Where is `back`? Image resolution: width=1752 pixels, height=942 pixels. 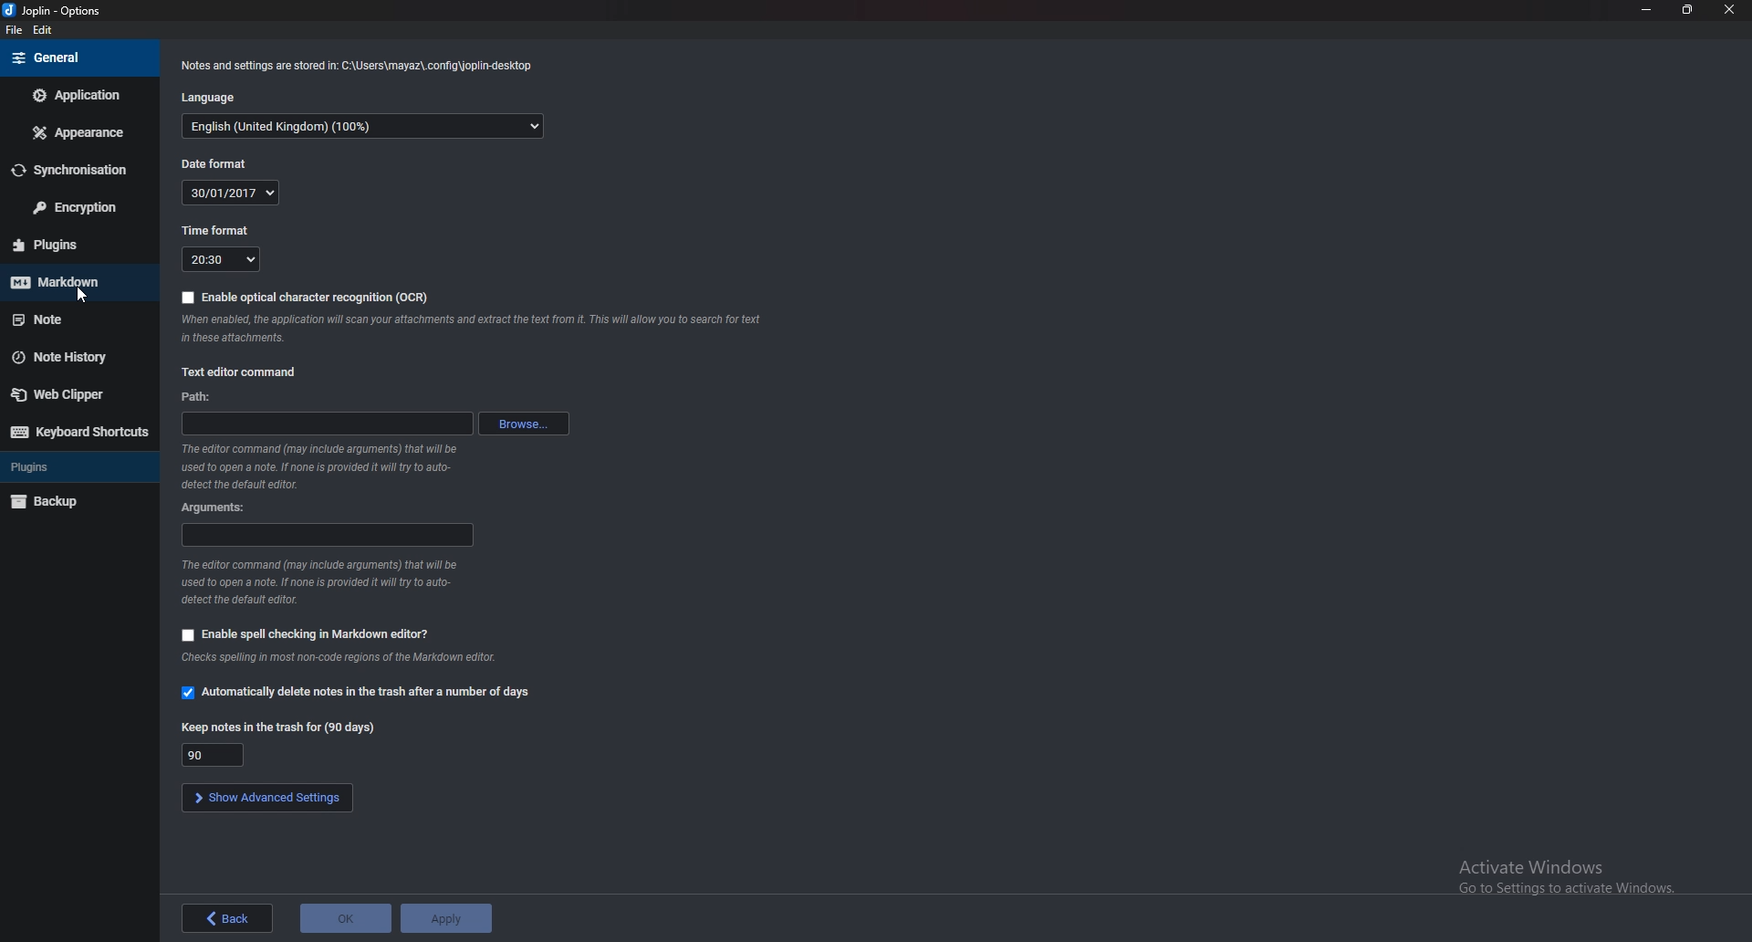 back is located at coordinates (224, 918).